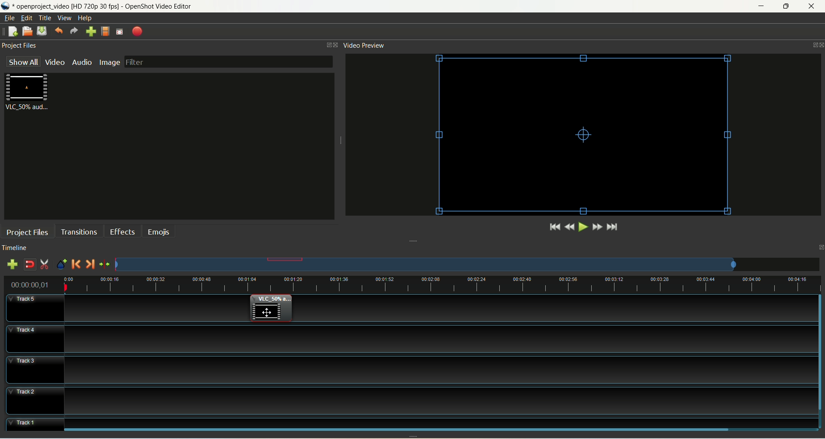 The width and height of the screenshot is (825, 439). What do you see at coordinates (36, 308) in the screenshot?
I see `track5` at bounding box center [36, 308].